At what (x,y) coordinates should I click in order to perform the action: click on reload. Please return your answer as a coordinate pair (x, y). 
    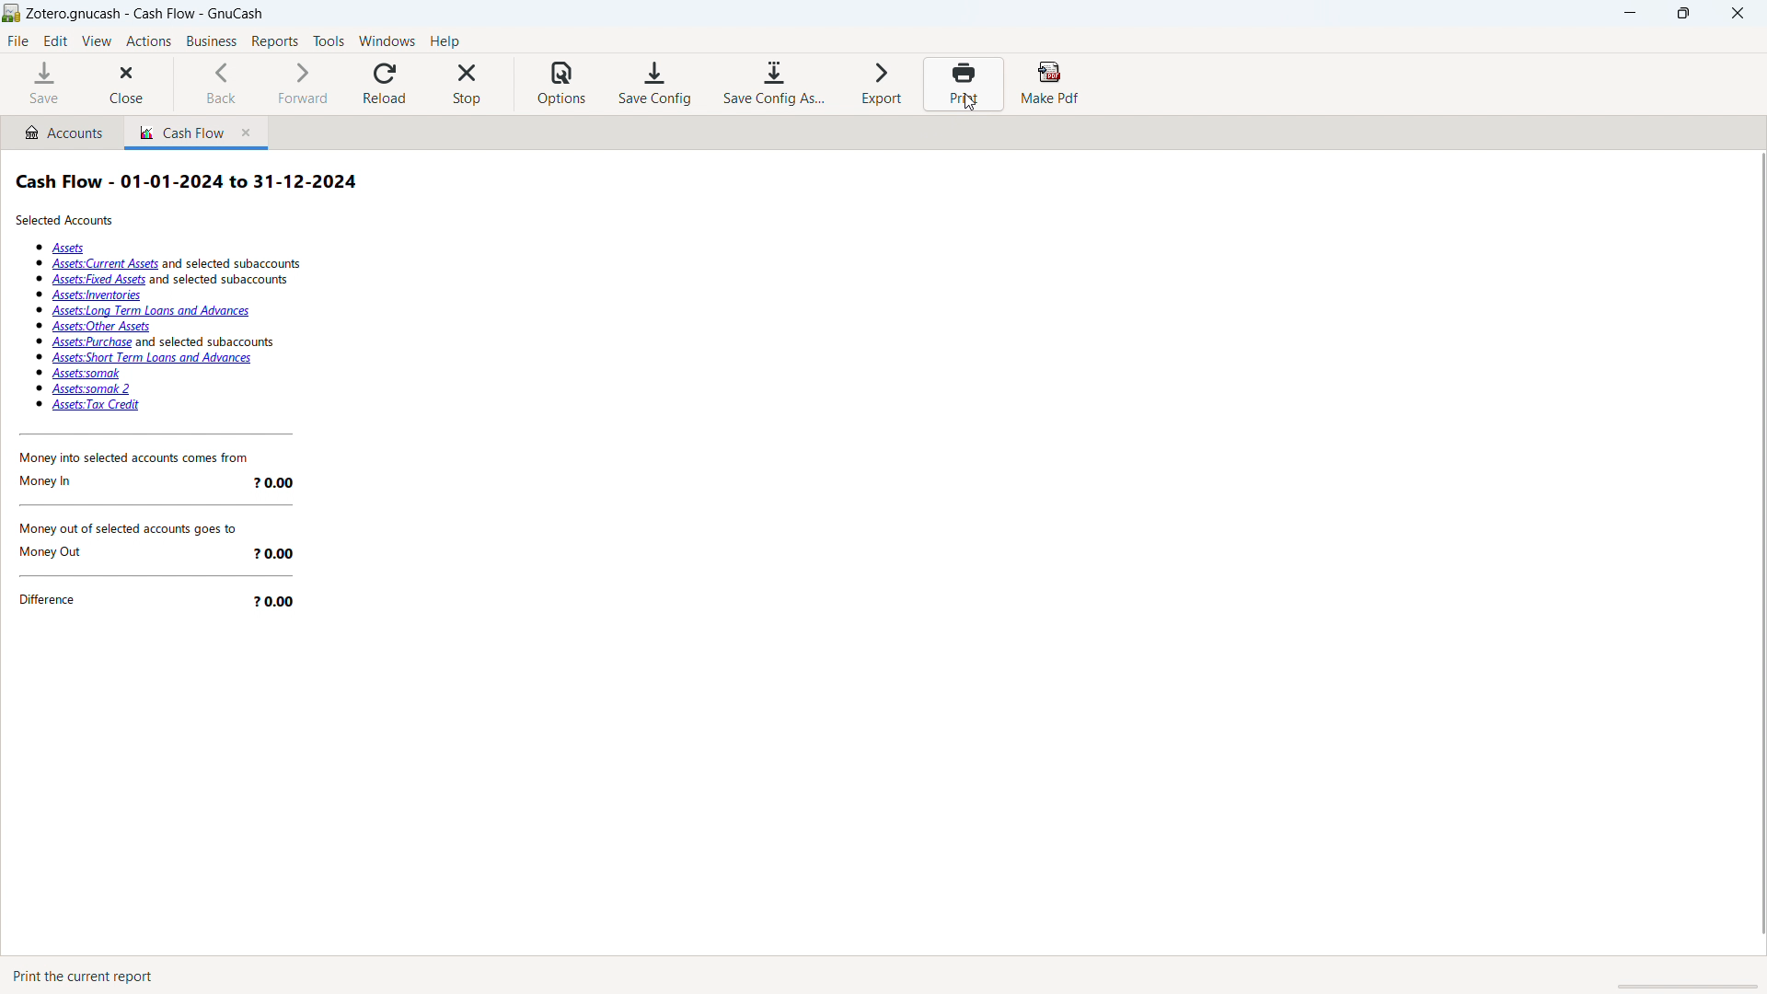
    Looking at the image, I should click on (386, 84).